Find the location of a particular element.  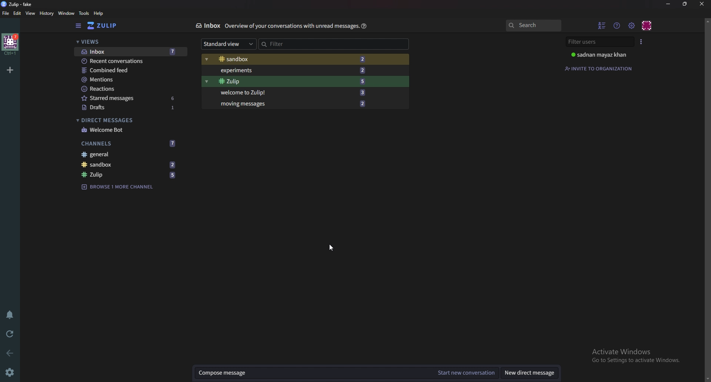

scroll bar is located at coordinates (707, 198).